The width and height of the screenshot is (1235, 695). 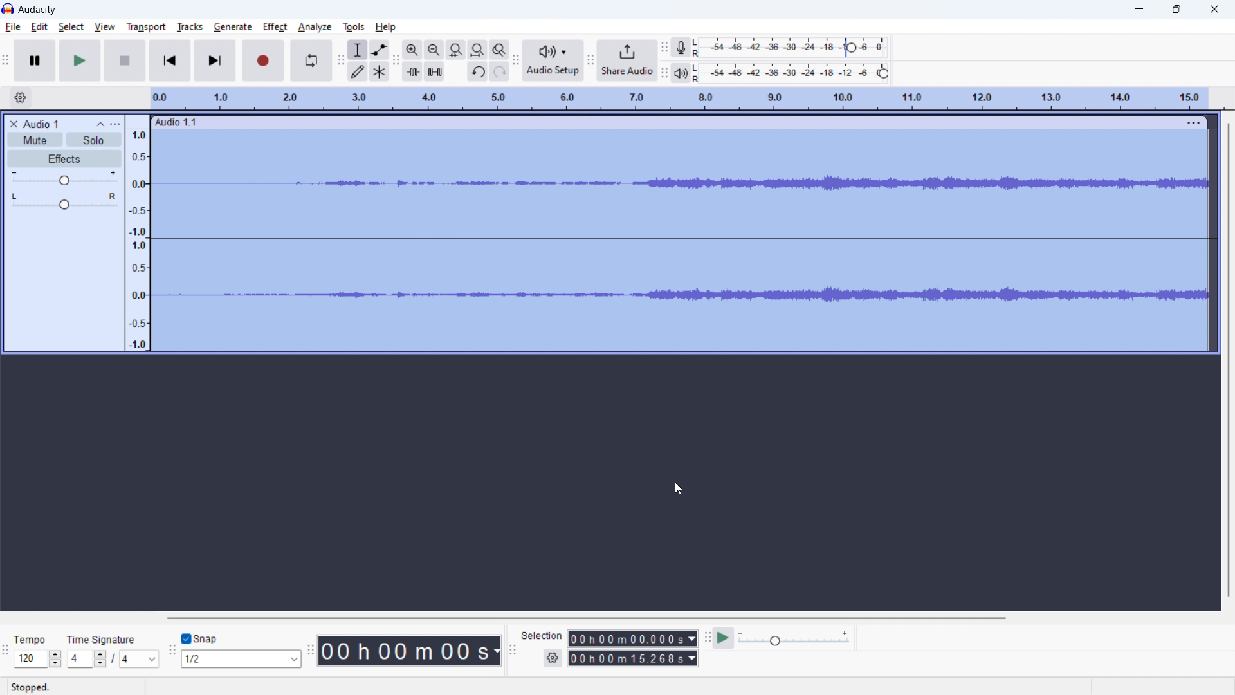 I want to click on redo, so click(x=500, y=71).